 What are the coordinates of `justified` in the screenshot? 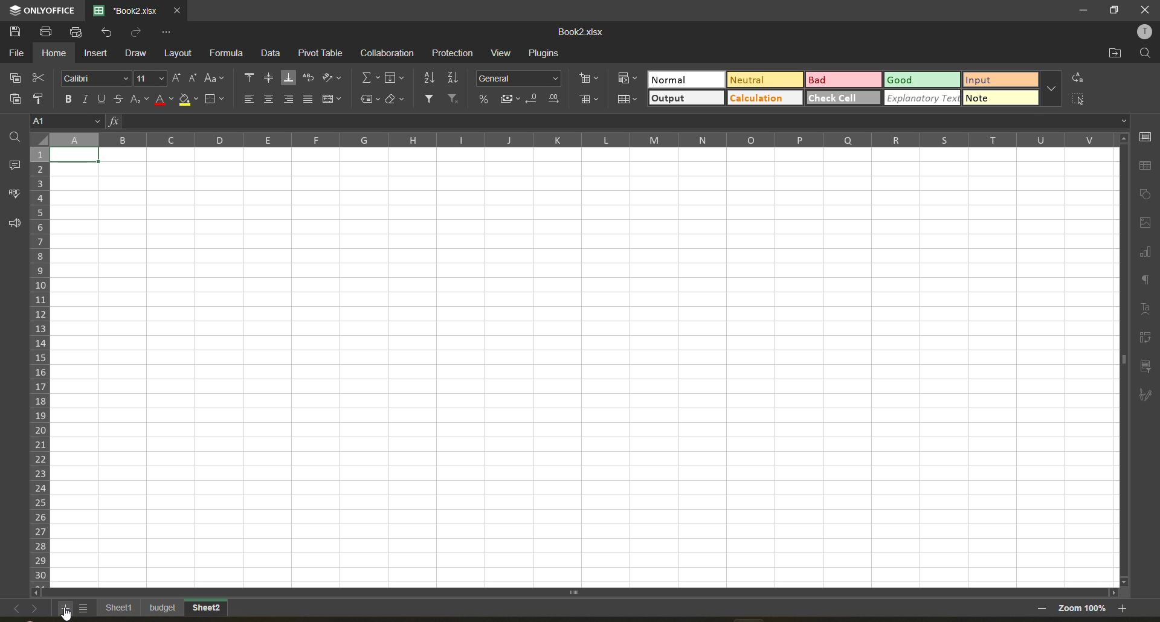 It's located at (308, 100).